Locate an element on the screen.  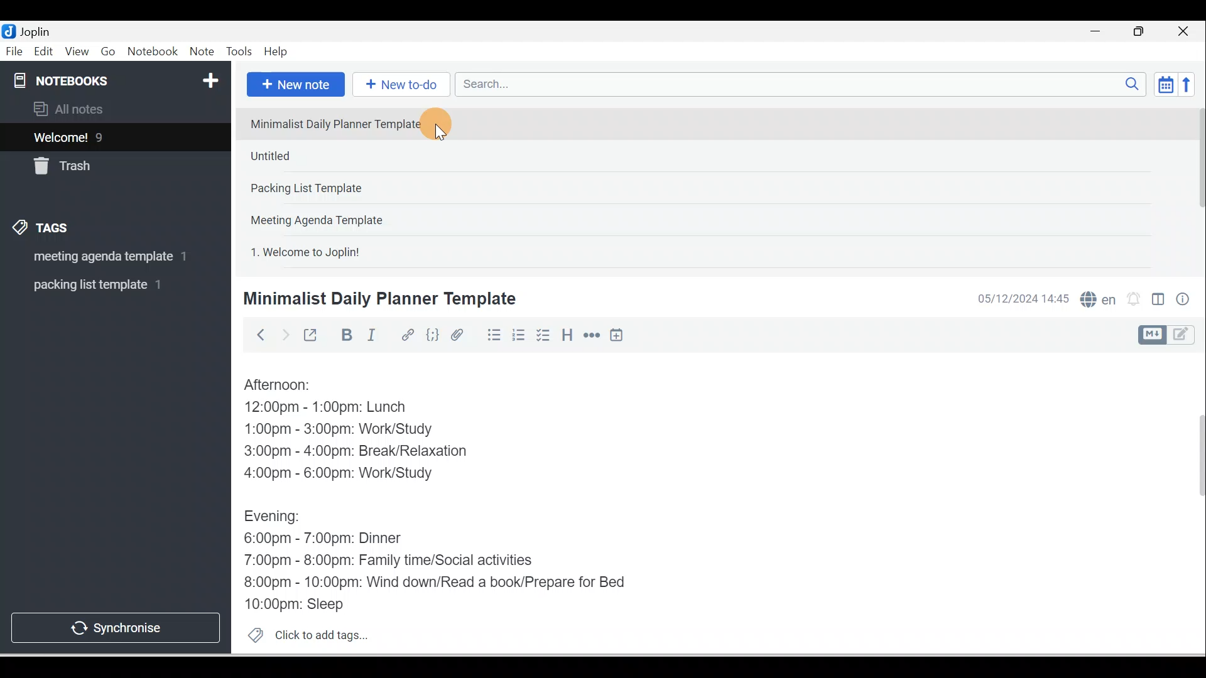
Toggle editor layout is located at coordinates (1171, 335).